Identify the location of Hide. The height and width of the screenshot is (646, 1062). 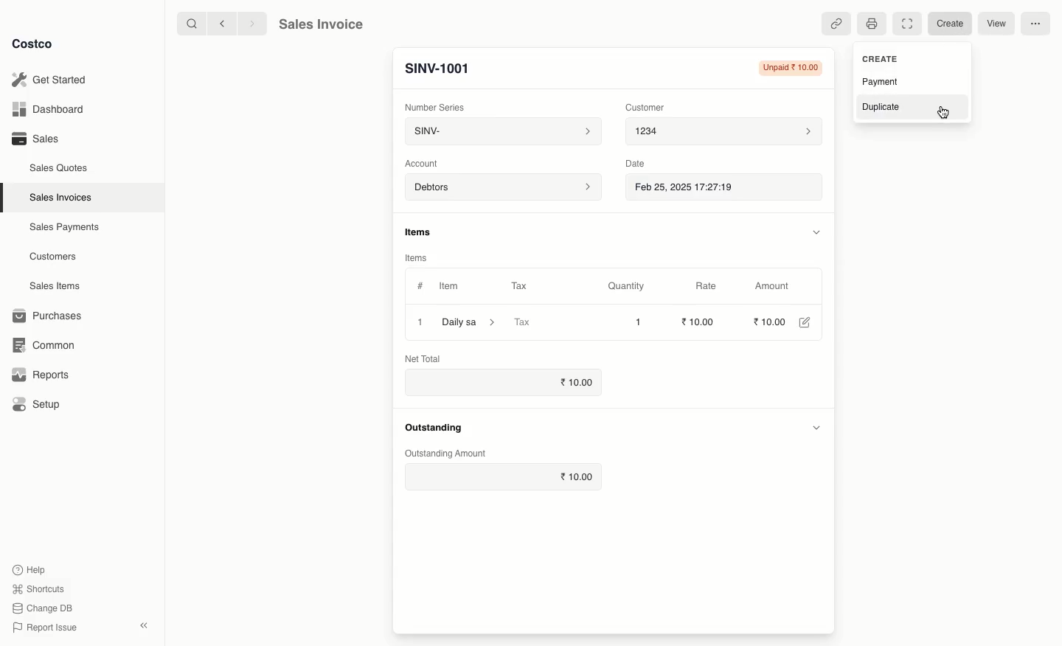
(815, 232).